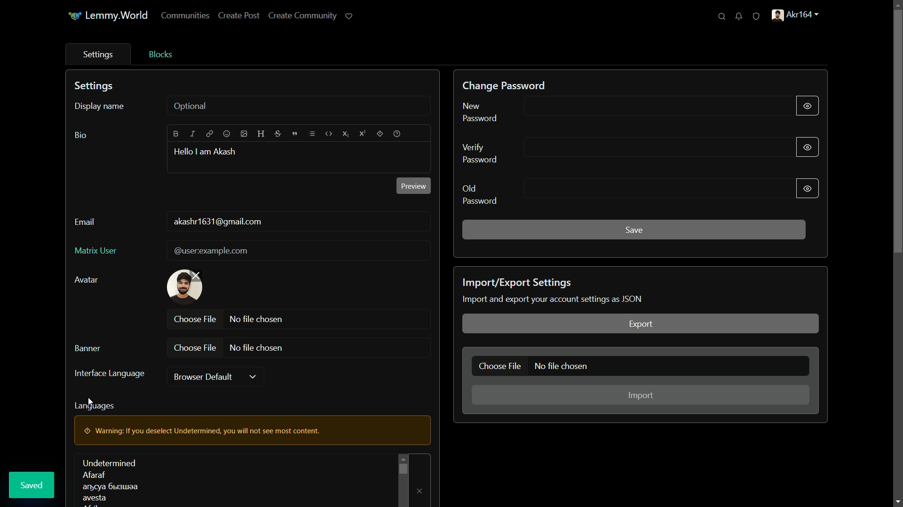 Image resolution: width=903 pixels, height=507 pixels. What do you see at coordinates (196, 319) in the screenshot?
I see `choose file` at bounding box center [196, 319].